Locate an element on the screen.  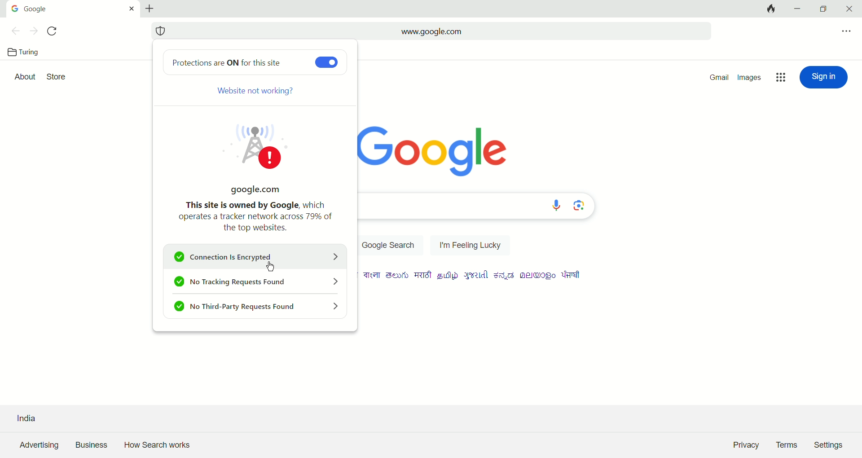
google apps is located at coordinates (779, 77).